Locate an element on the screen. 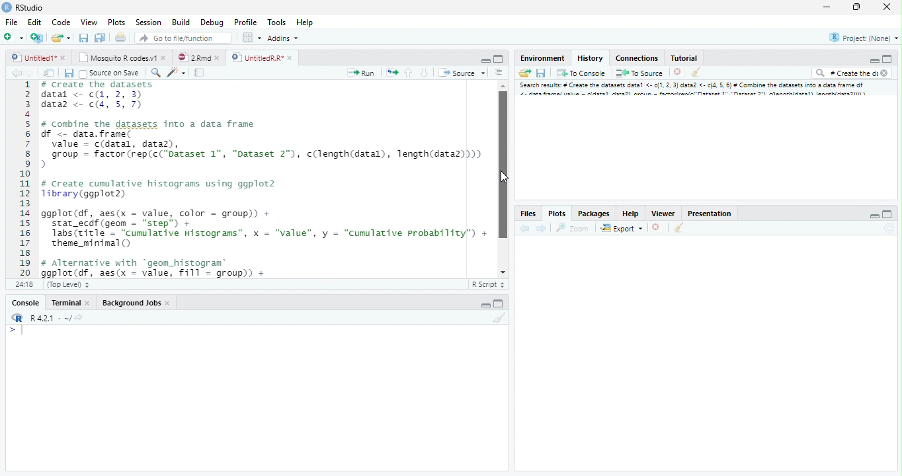  Maximize is located at coordinates (886, 59).